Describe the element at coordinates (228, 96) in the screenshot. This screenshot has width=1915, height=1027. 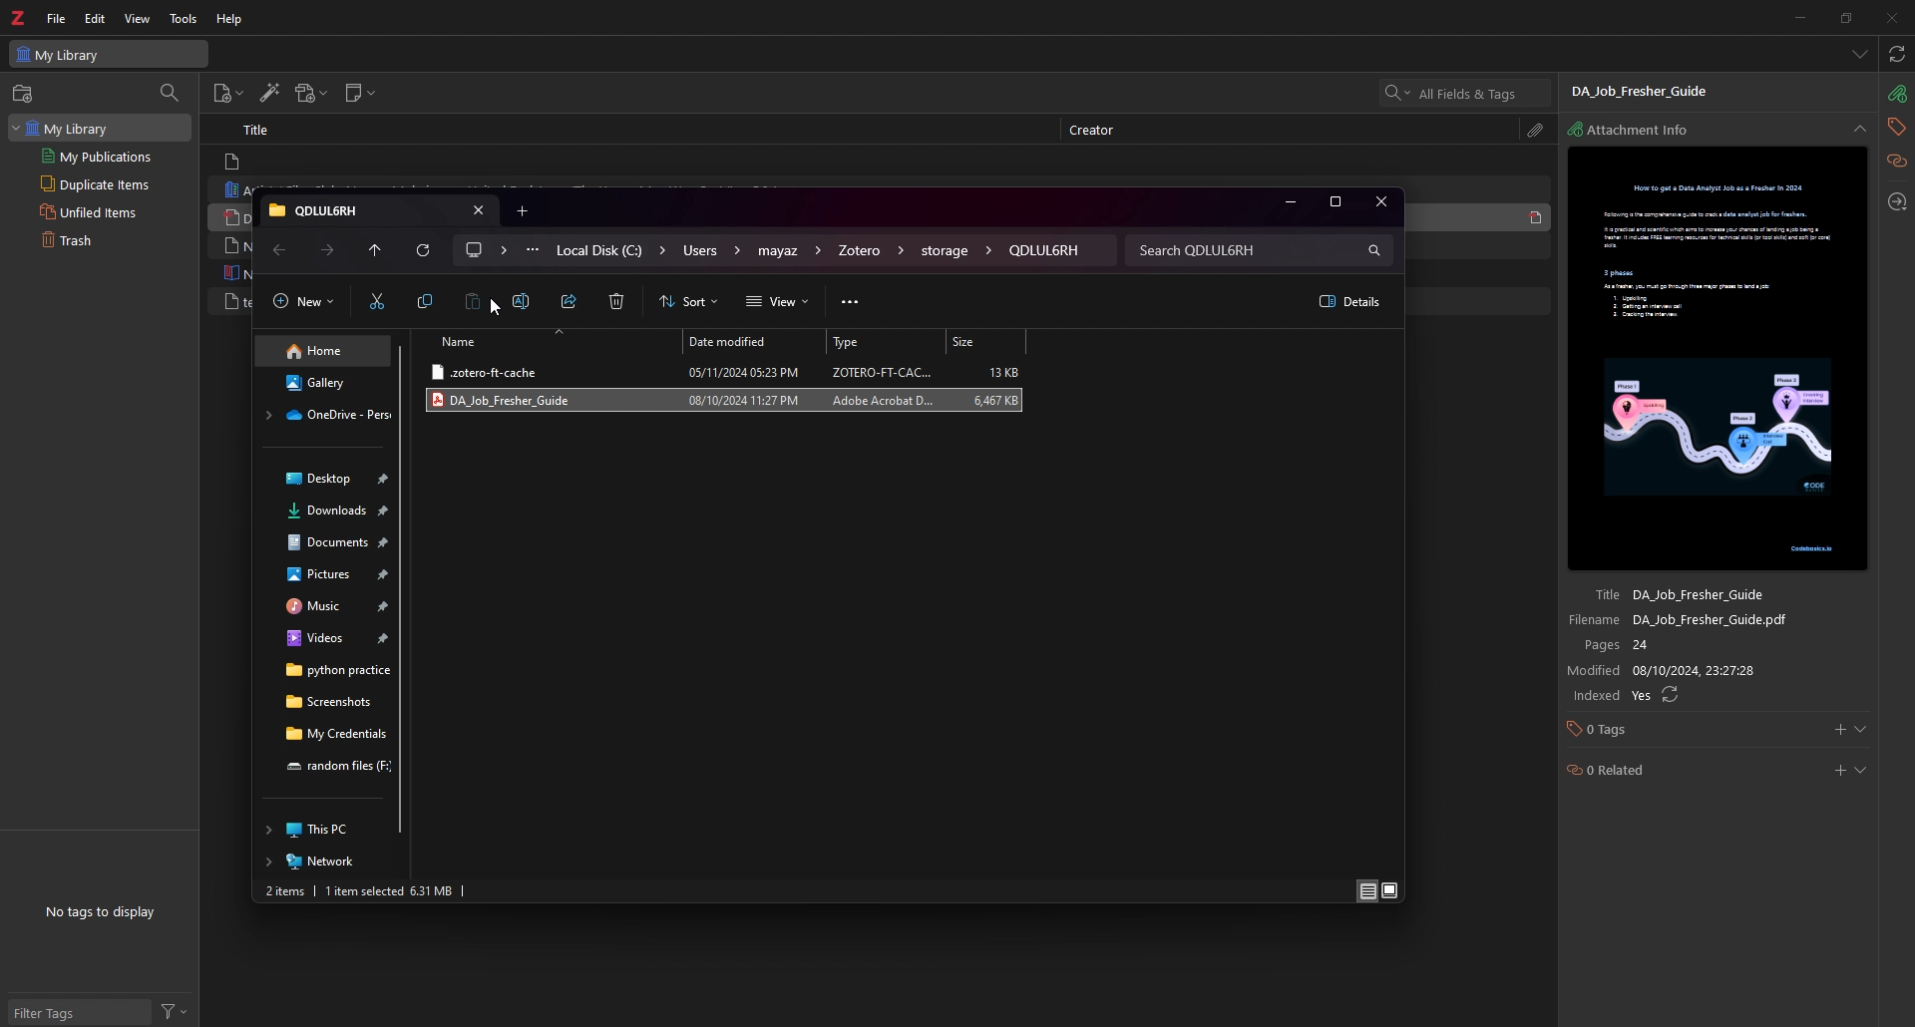
I see `new item` at that location.